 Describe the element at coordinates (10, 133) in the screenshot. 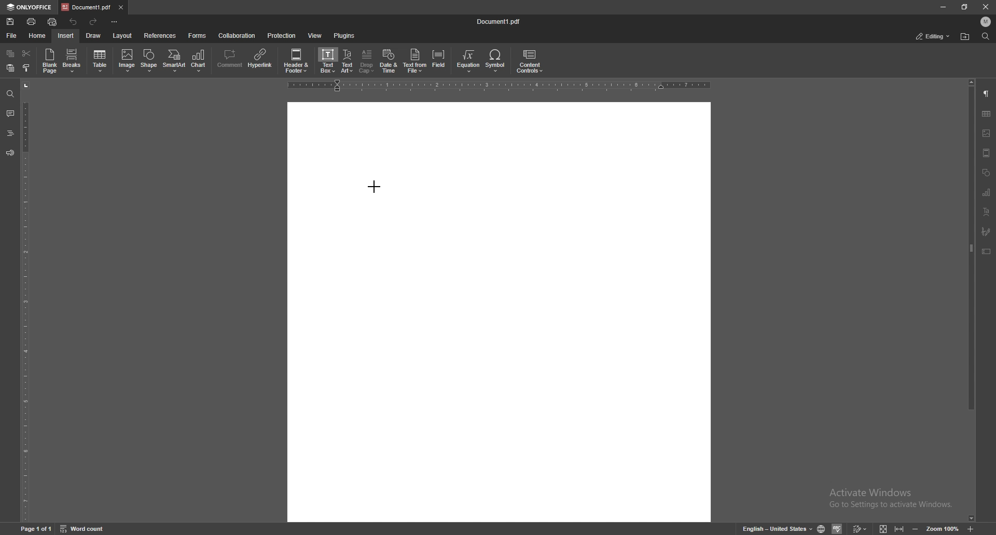

I see `headings` at that location.